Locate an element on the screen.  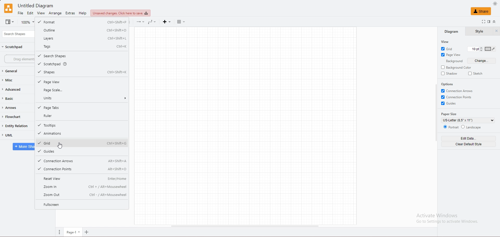
page view is located at coordinates (82, 82).